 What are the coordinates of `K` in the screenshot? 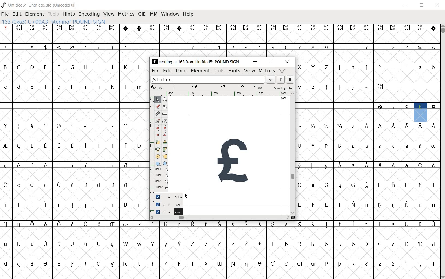 It's located at (126, 67).